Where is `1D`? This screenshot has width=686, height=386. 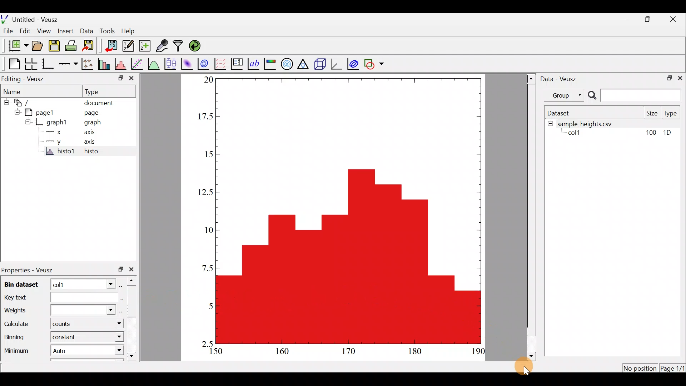 1D is located at coordinates (668, 134).